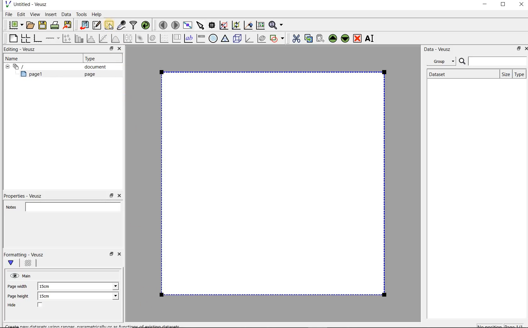 Image resolution: width=528 pixels, height=328 pixels. Describe the element at coordinates (52, 14) in the screenshot. I see `Insert` at that location.